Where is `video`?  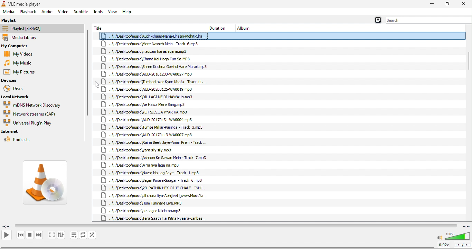 video is located at coordinates (63, 11).